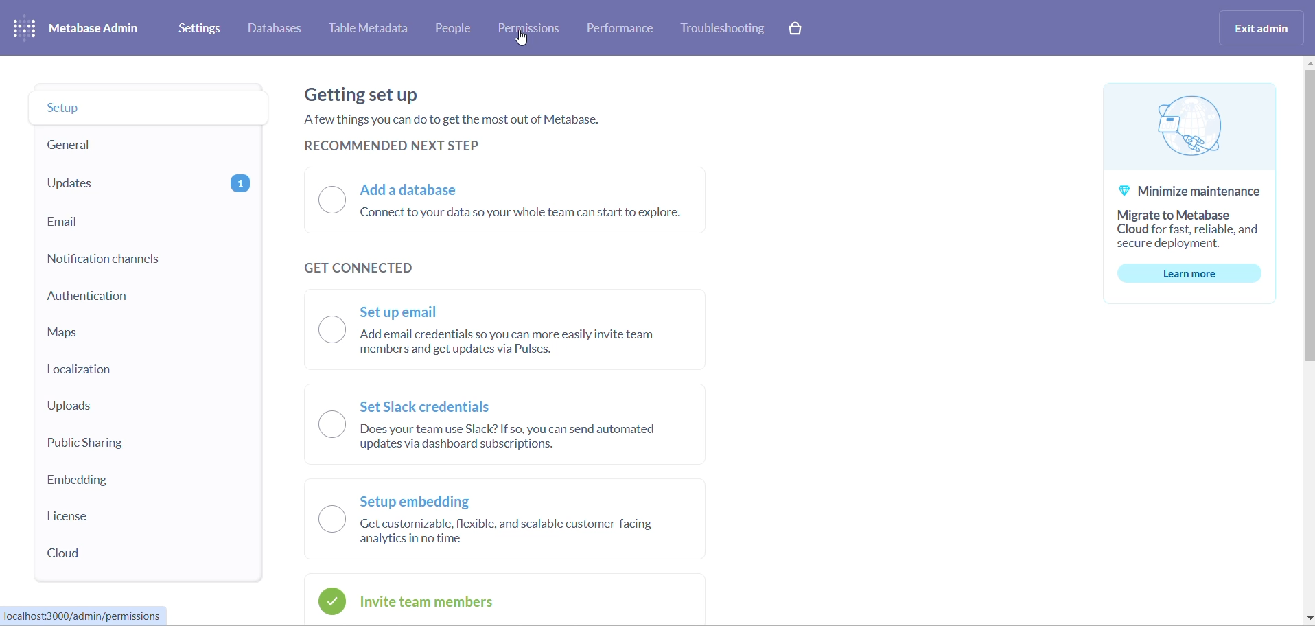  What do you see at coordinates (1307, 219) in the screenshot?
I see `scrollbar` at bounding box center [1307, 219].